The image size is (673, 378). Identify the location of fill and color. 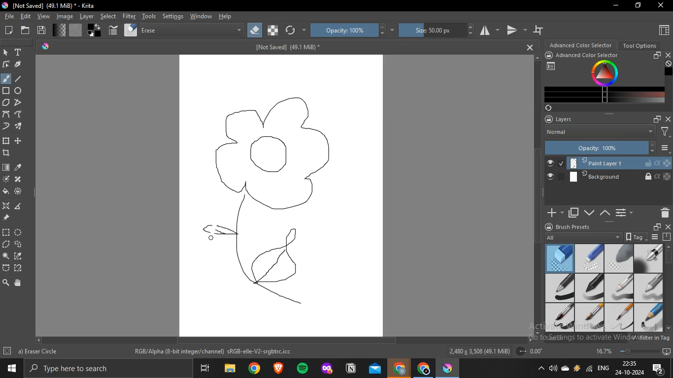
(19, 191).